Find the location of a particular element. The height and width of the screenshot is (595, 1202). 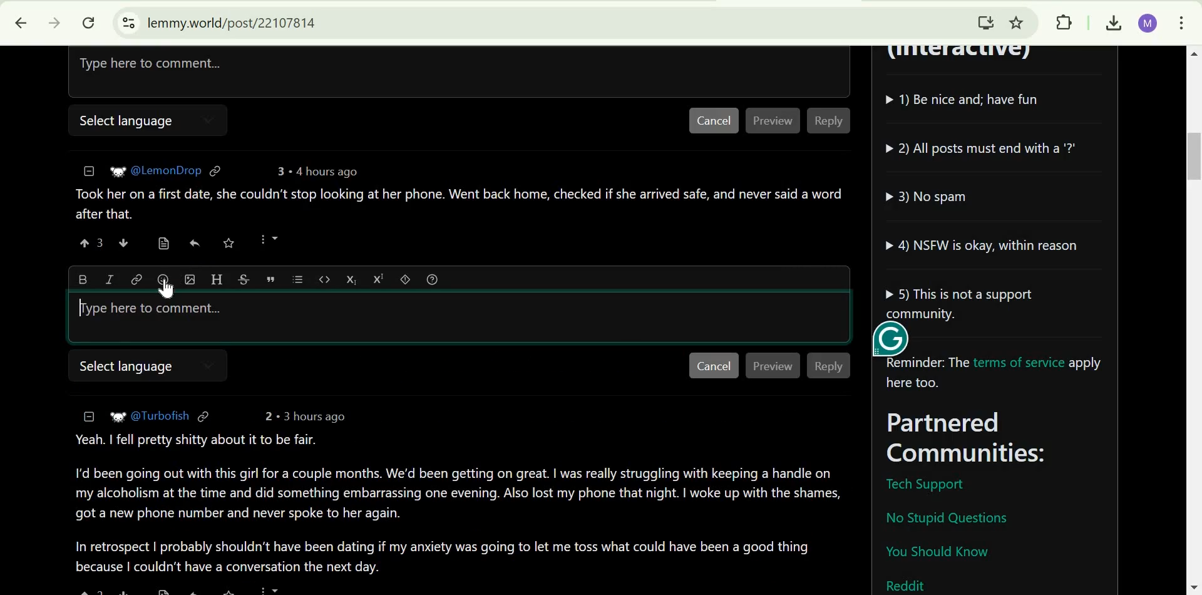

picture is located at coordinates (118, 170).